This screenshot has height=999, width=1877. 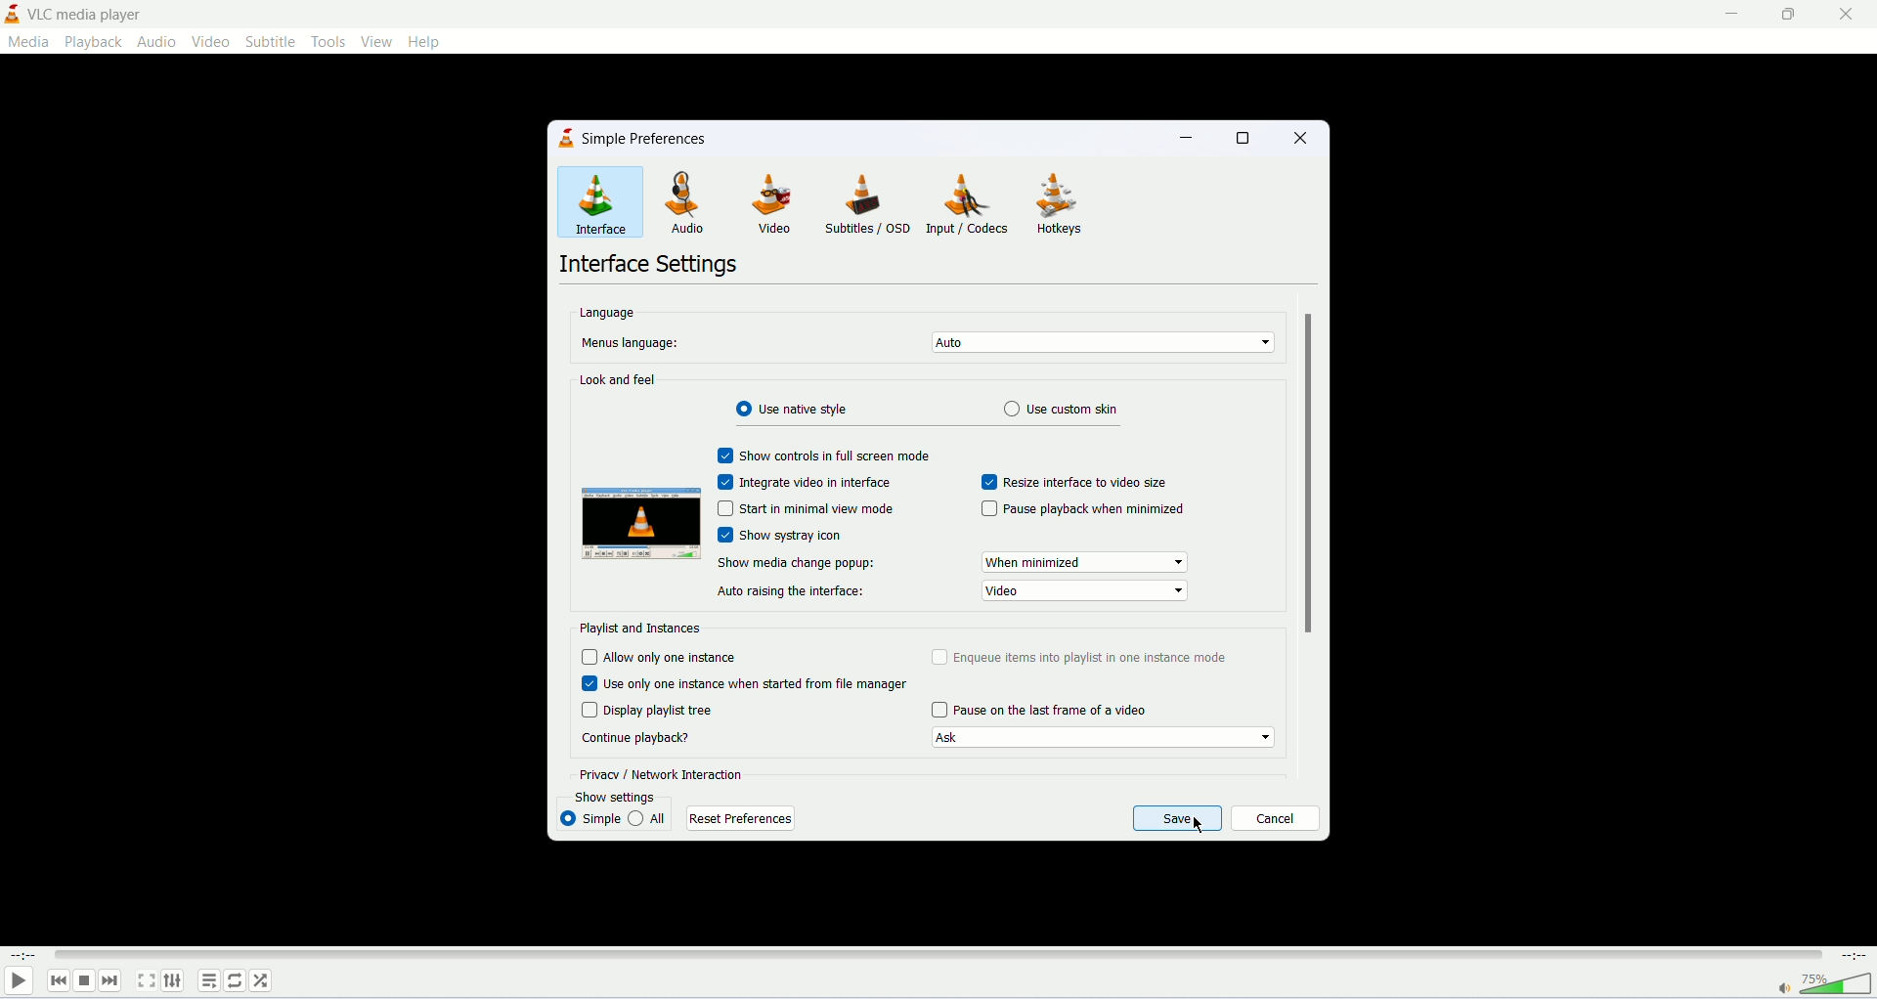 What do you see at coordinates (616, 797) in the screenshot?
I see `show settings` at bounding box center [616, 797].